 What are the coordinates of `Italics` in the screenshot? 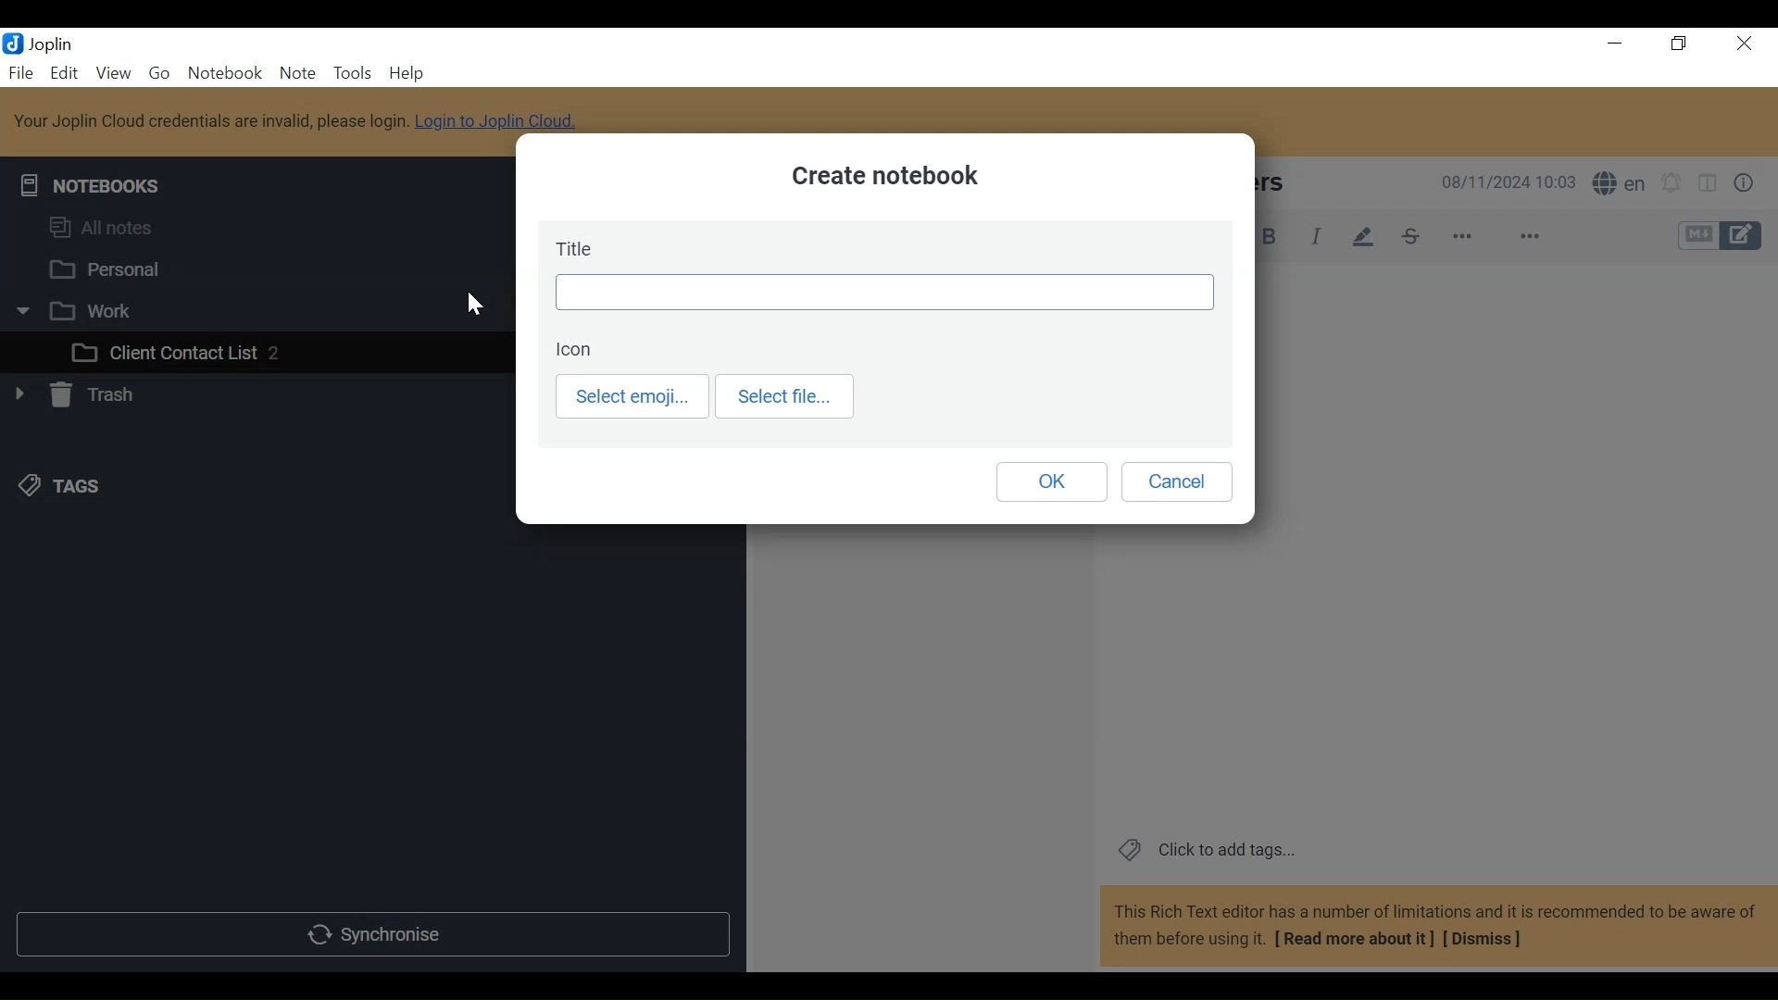 It's located at (1321, 234).